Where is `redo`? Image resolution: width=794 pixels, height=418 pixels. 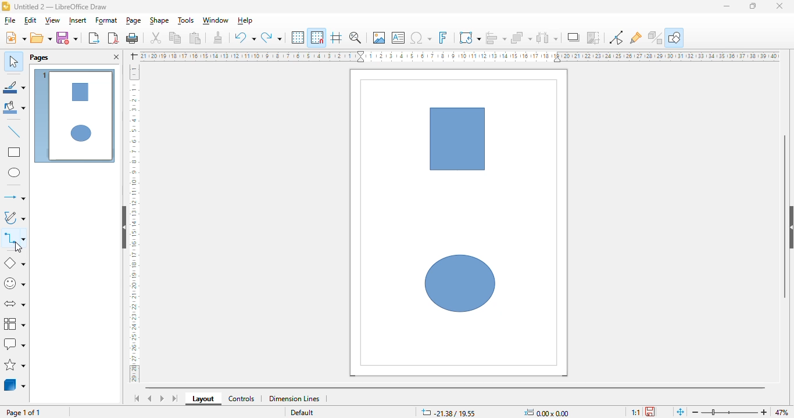 redo is located at coordinates (271, 38).